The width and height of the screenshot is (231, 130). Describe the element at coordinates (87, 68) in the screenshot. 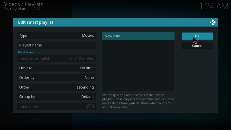

I see `no limit` at that location.